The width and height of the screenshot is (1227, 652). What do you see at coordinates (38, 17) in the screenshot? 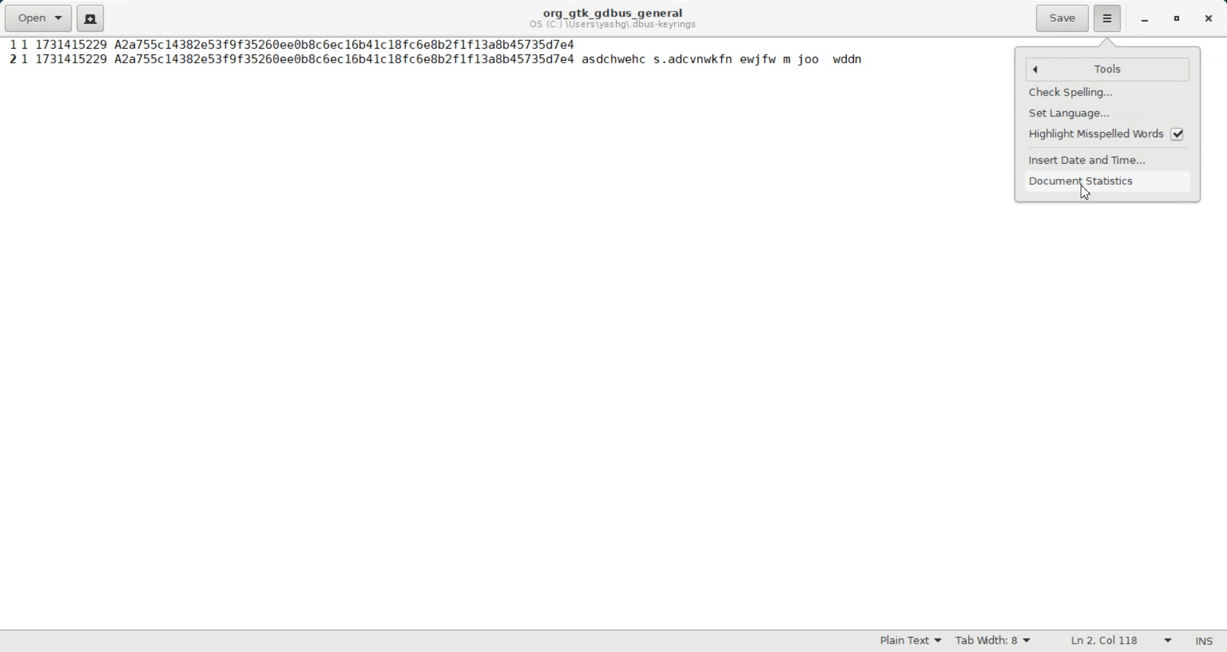
I see `Open` at bounding box center [38, 17].